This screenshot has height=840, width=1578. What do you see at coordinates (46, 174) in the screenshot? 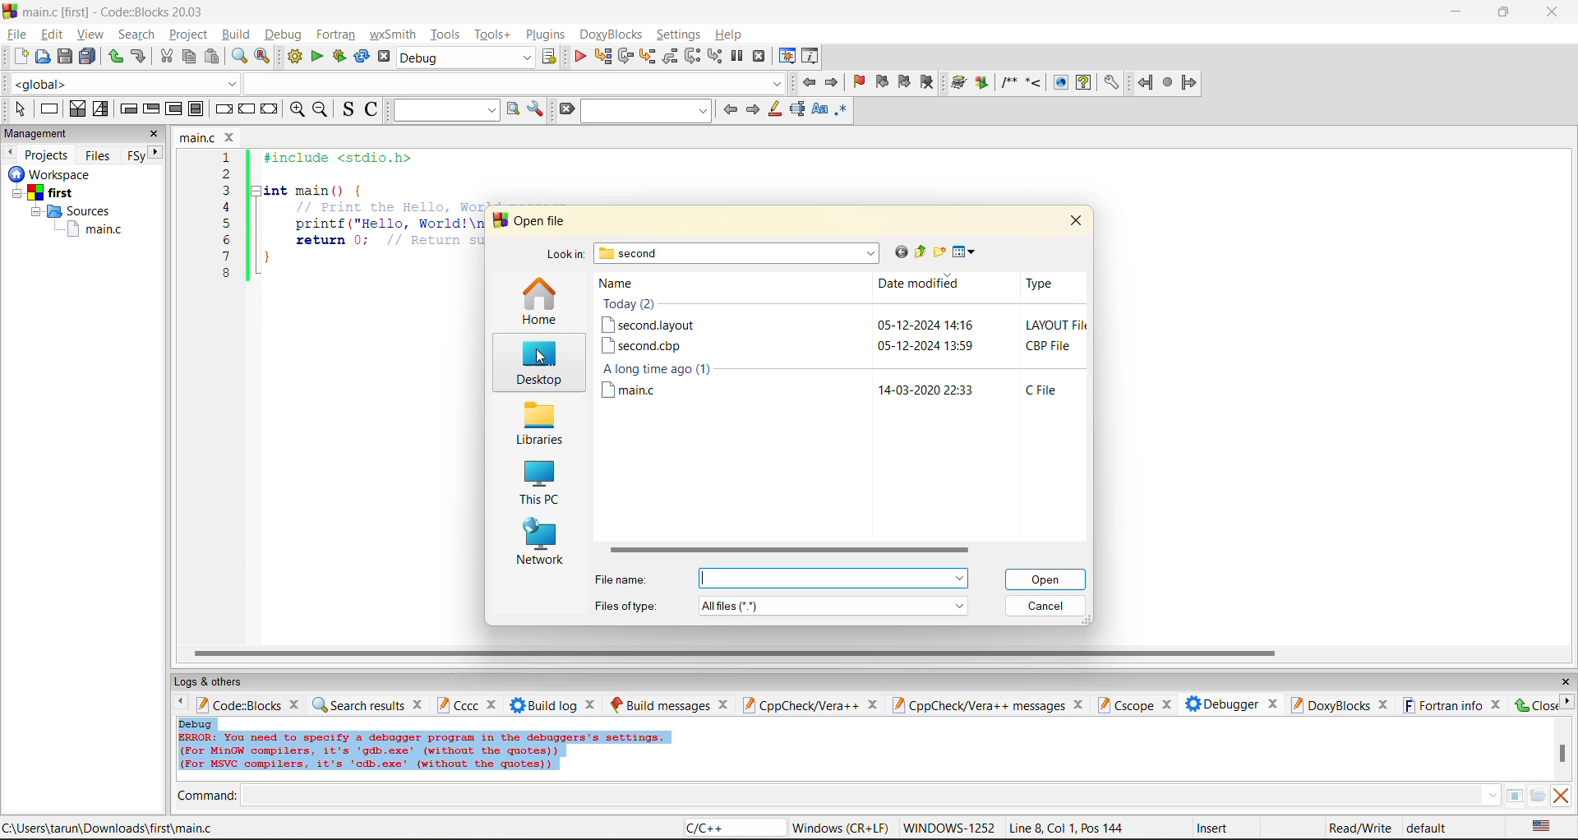
I see `` at bounding box center [46, 174].